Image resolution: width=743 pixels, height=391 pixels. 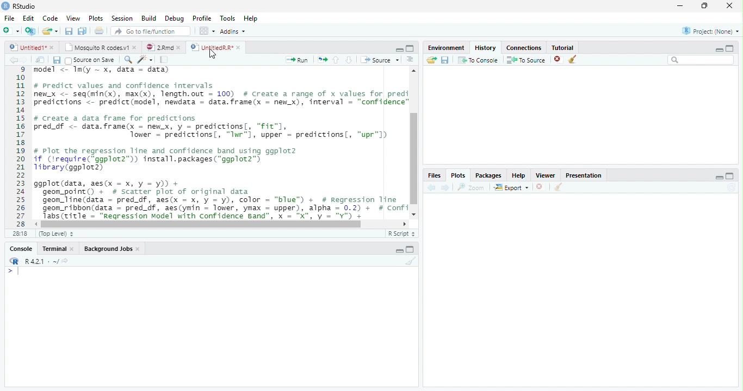 What do you see at coordinates (718, 179) in the screenshot?
I see `minimize` at bounding box center [718, 179].